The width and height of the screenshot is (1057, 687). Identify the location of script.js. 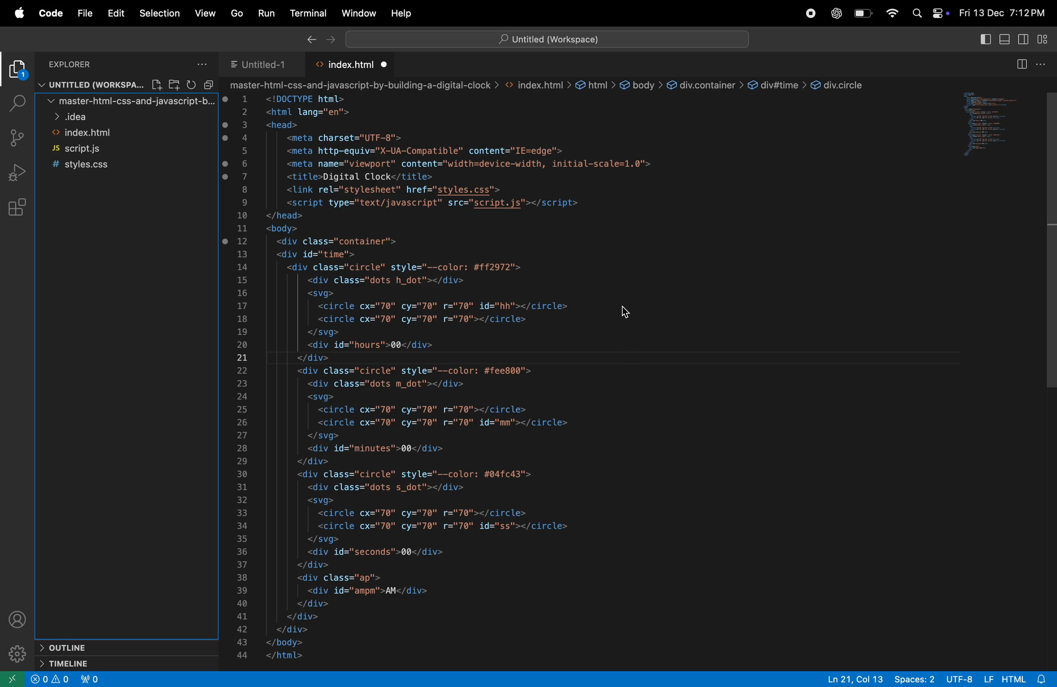
(118, 150).